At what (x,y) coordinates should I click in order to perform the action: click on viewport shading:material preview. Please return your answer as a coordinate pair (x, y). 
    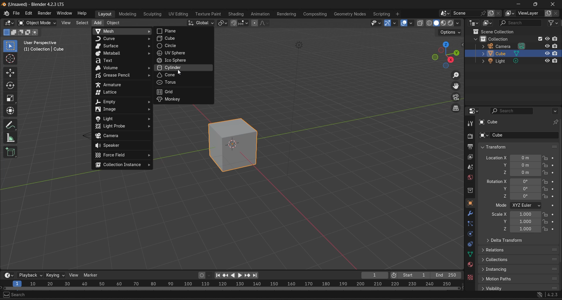
    Looking at the image, I should click on (443, 23).